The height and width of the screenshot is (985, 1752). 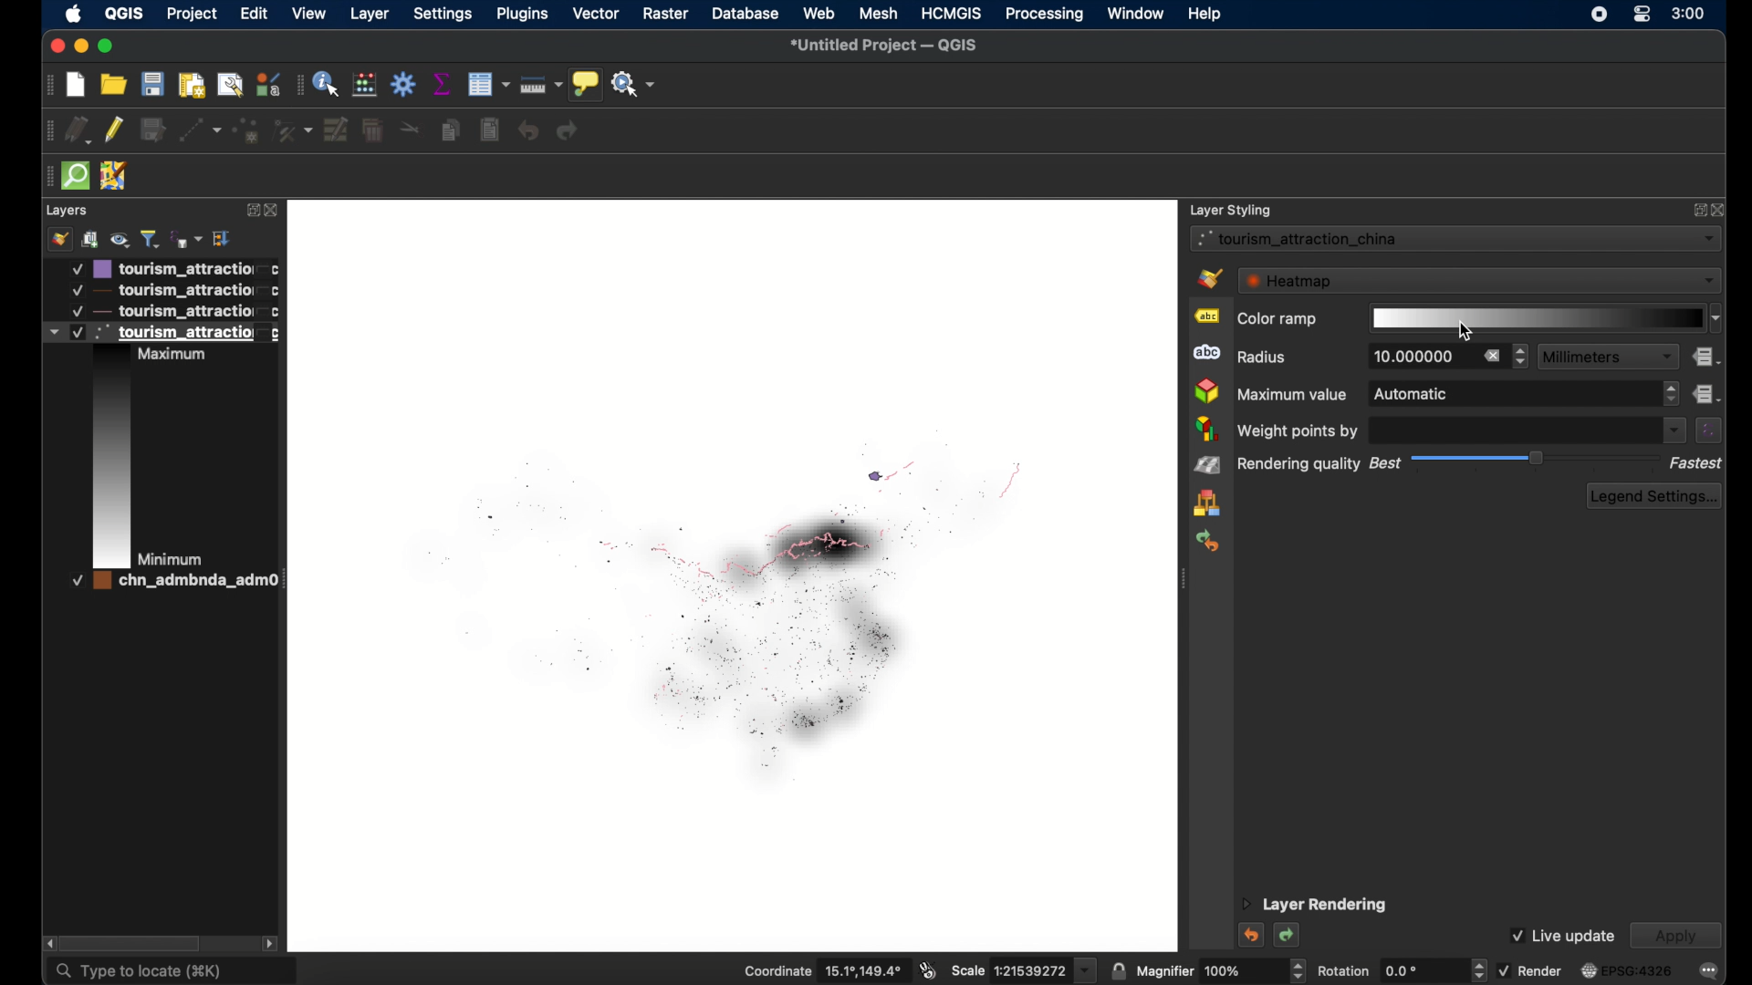 I want to click on current crs, so click(x=1627, y=970).